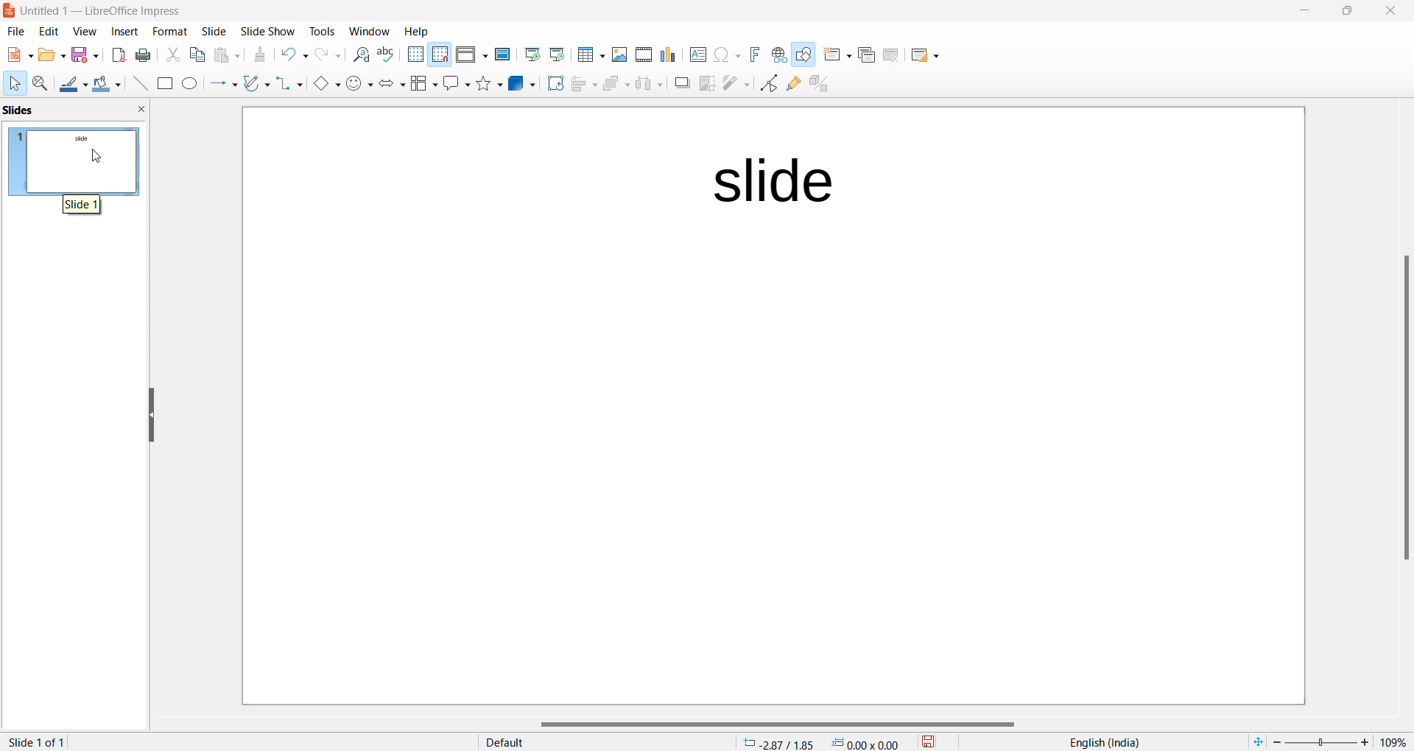 Image resolution: width=1414 pixels, height=751 pixels. What do you see at coordinates (144, 110) in the screenshot?
I see `close slide preview pane` at bounding box center [144, 110].